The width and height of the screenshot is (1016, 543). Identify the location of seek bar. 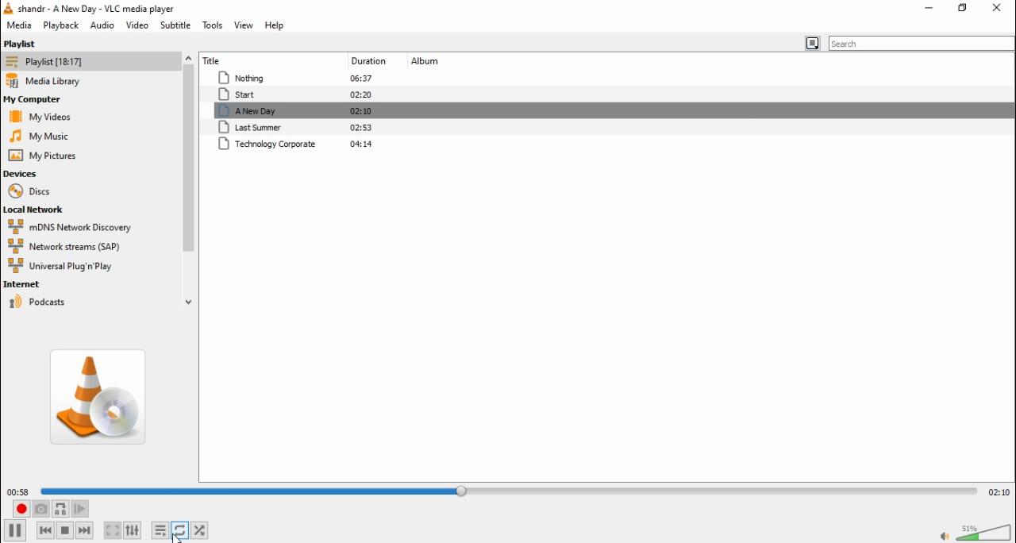
(510, 489).